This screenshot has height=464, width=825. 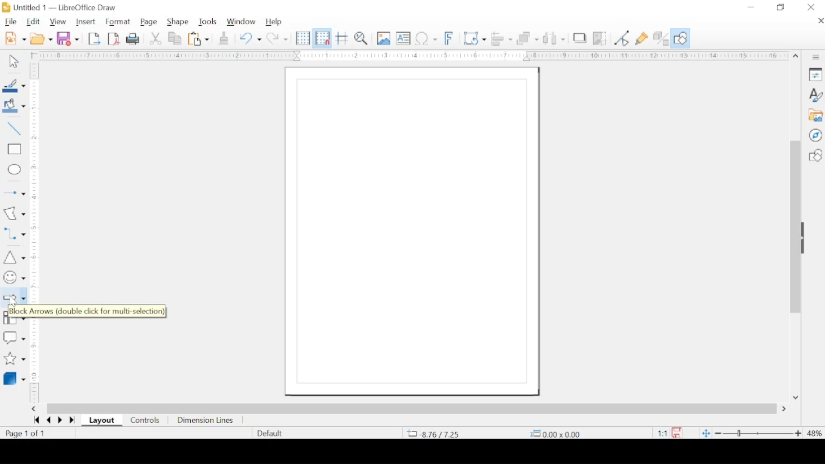 What do you see at coordinates (113, 39) in the screenshot?
I see `export directly as pdf` at bounding box center [113, 39].